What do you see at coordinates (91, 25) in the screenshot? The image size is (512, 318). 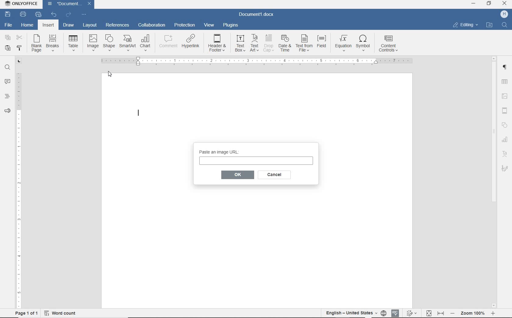 I see `layout` at bounding box center [91, 25].